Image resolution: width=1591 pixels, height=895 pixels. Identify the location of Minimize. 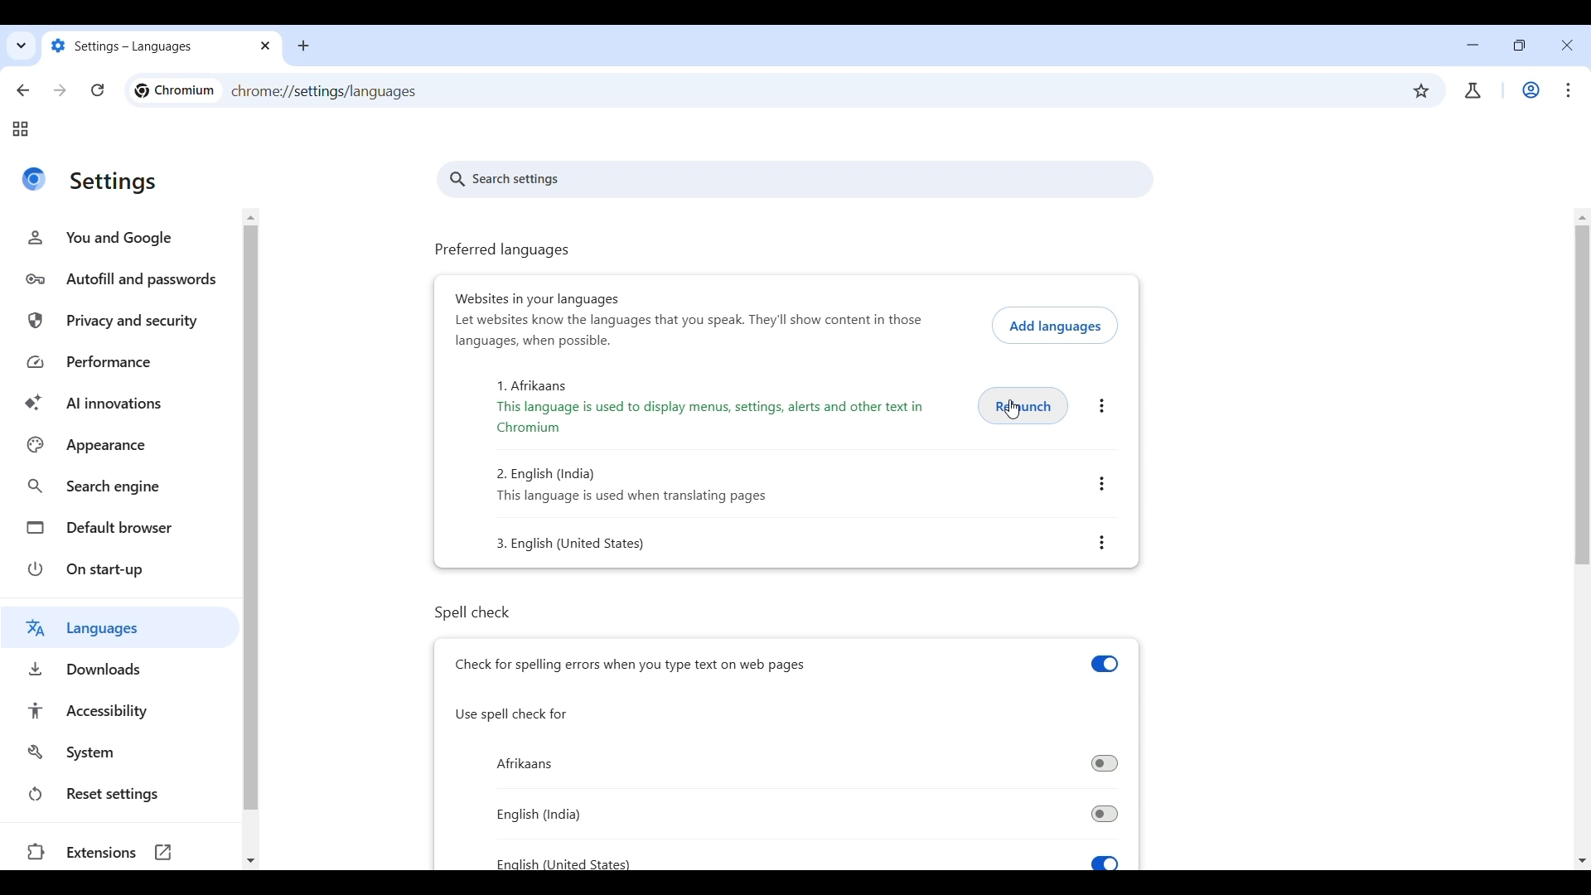
(1473, 45).